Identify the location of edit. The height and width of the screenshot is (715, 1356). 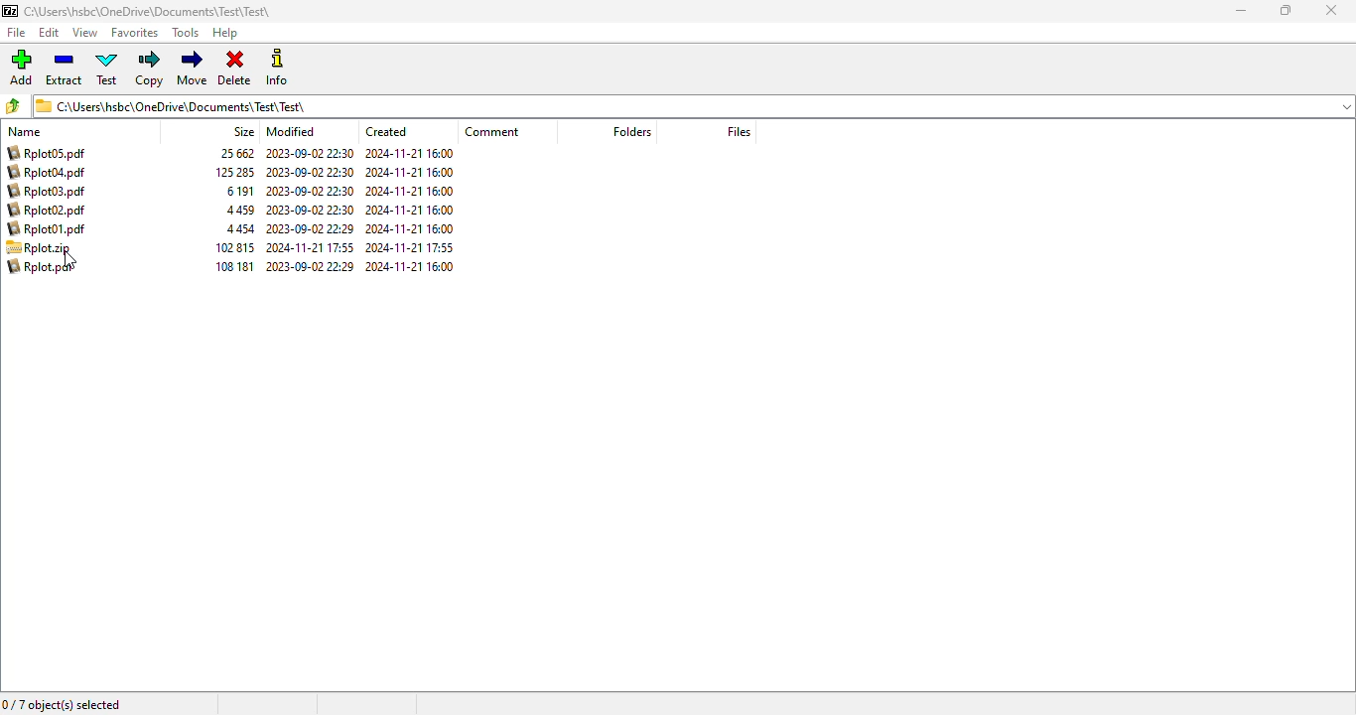
(50, 33).